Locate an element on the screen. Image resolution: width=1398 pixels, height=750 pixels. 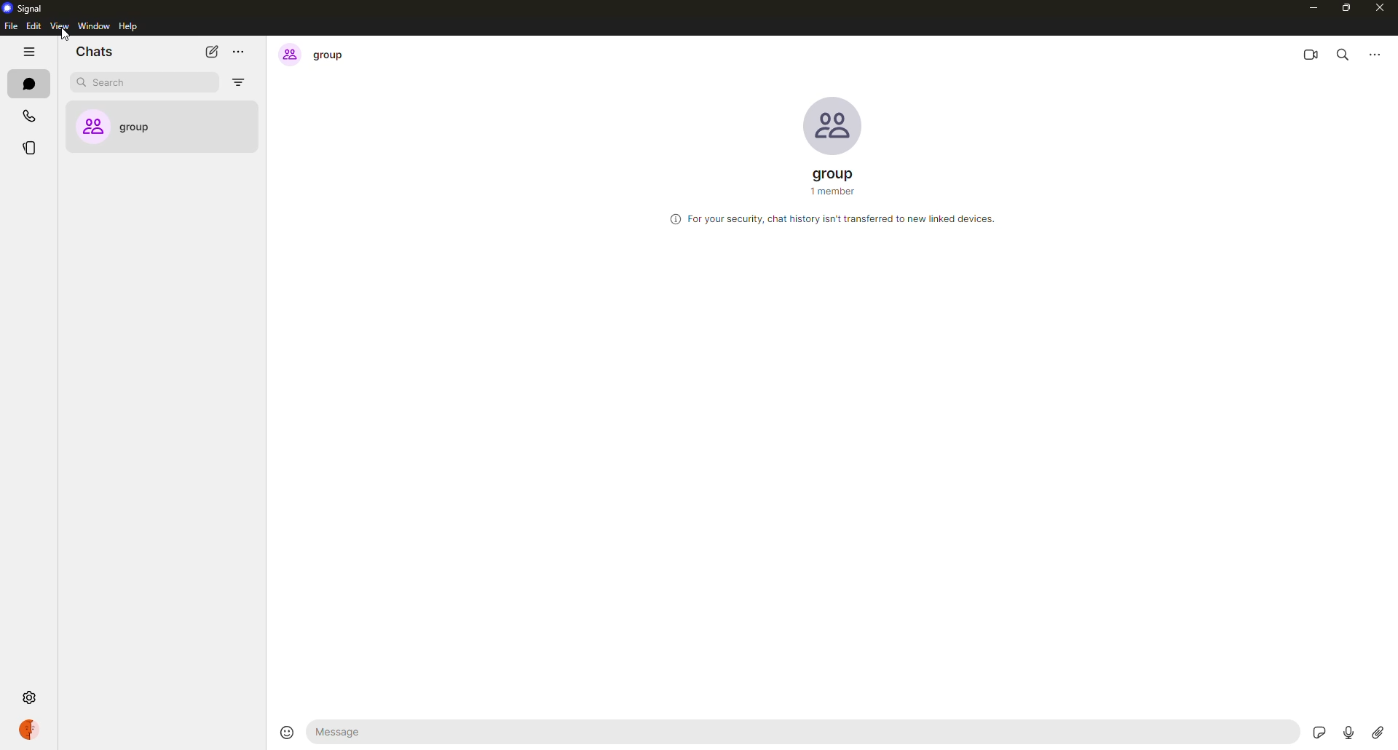
record is located at coordinates (1346, 731).